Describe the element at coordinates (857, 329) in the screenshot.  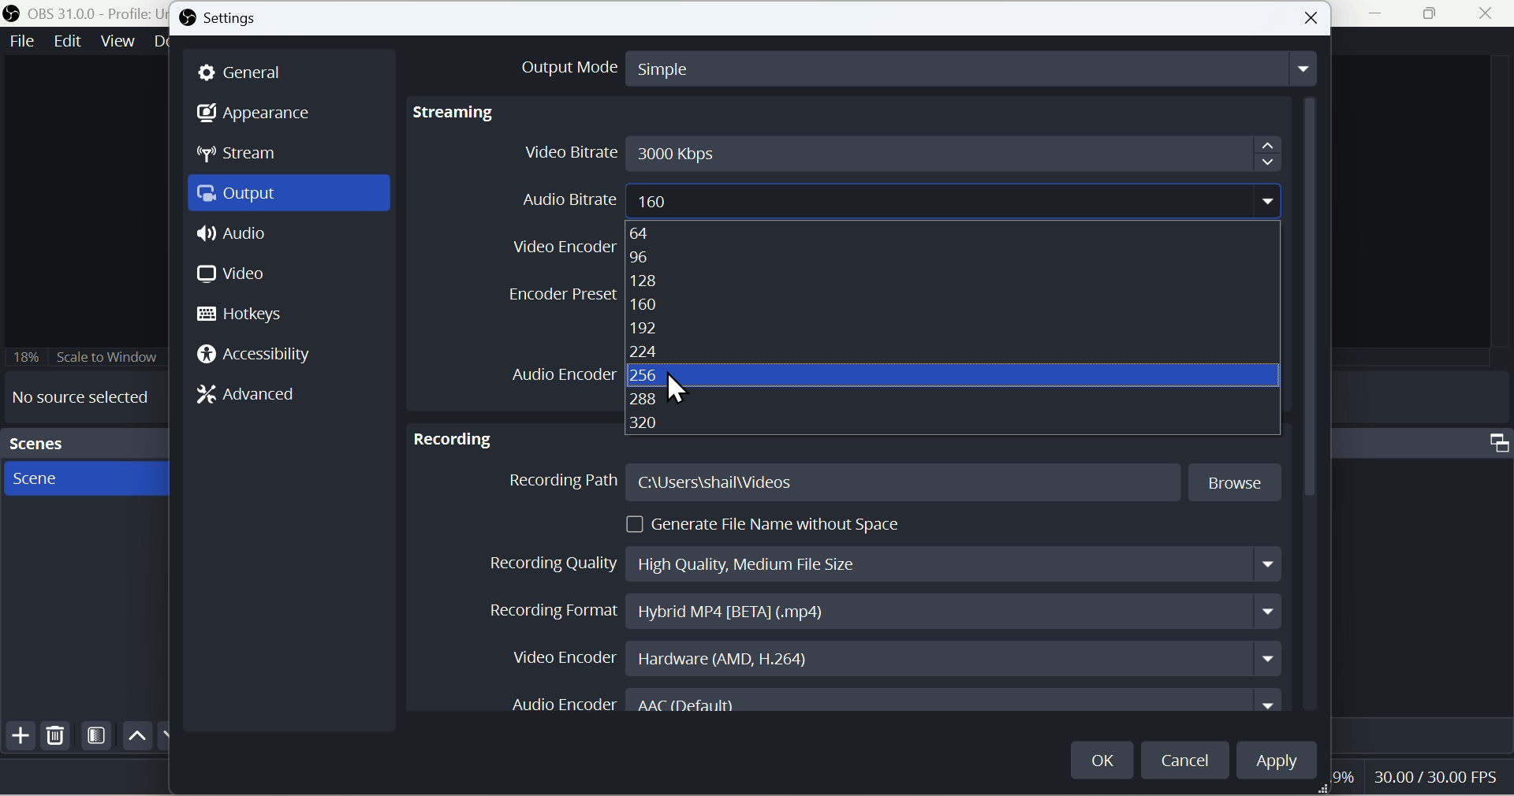
I see `Audio bitrate` at that location.